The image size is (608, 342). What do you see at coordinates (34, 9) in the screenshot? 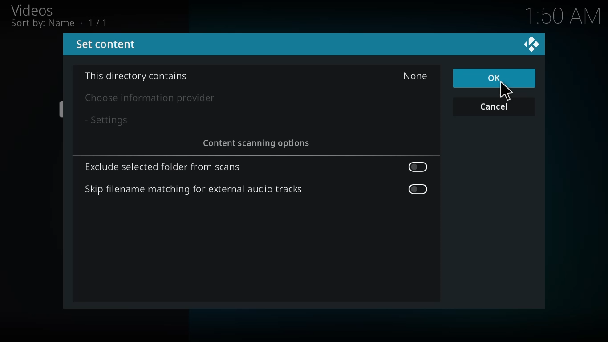
I see `videos` at bounding box center [34, 9].